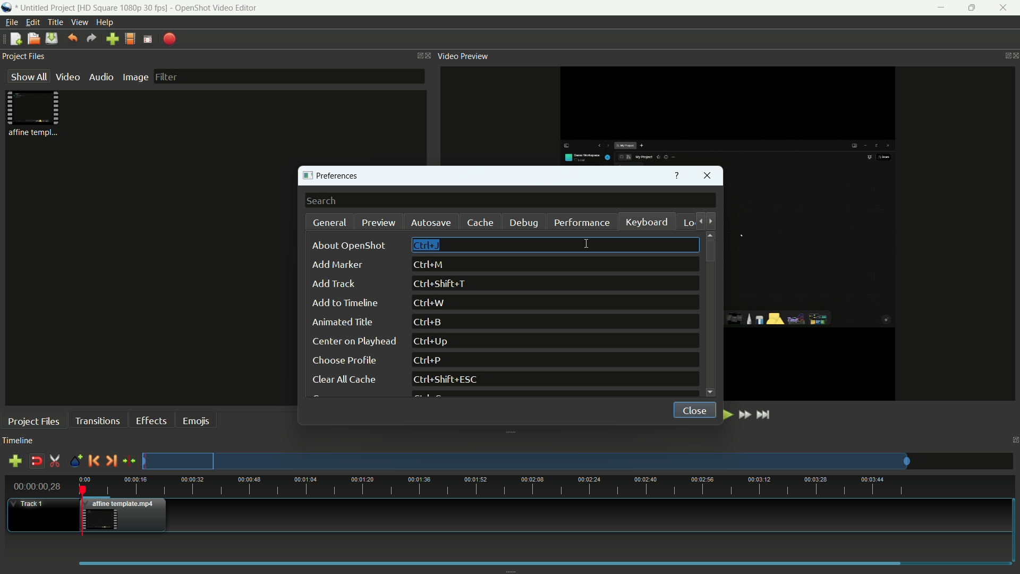 The height and width of the screenshot is (574, 1020). I want to click on keyboard shortcut, so click(430, 303).